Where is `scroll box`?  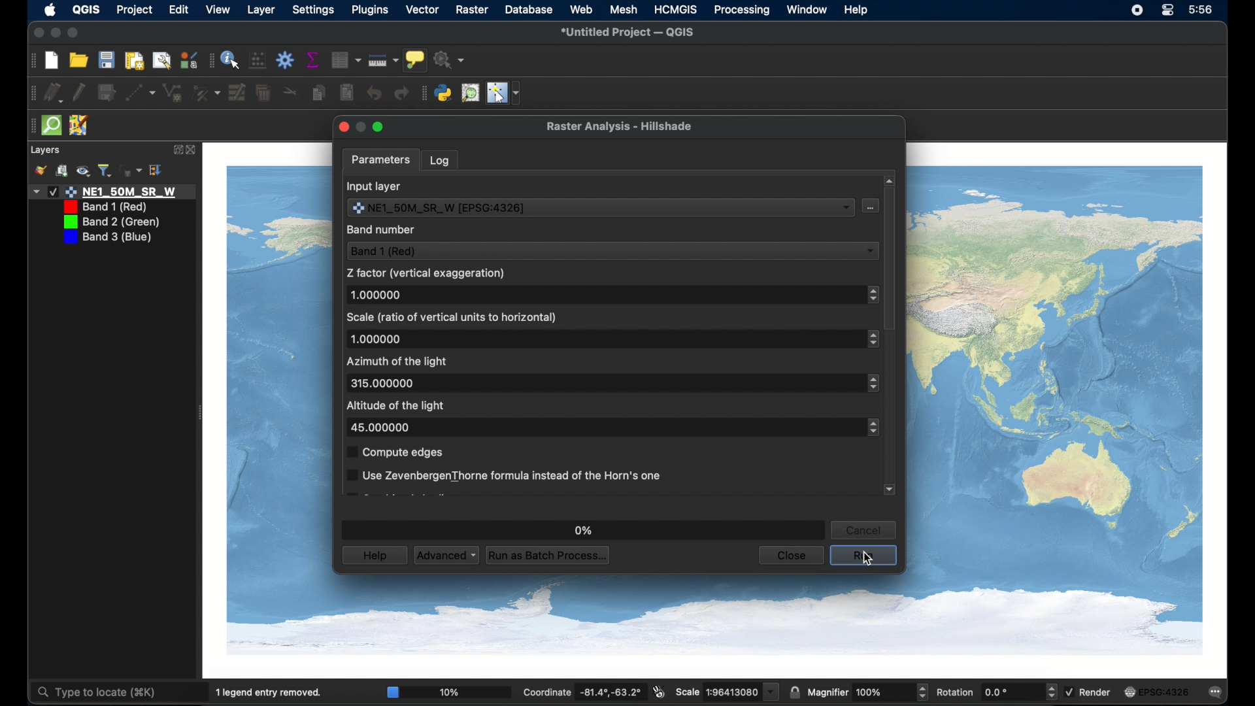 scroll box is located at coordinates (891, 261).